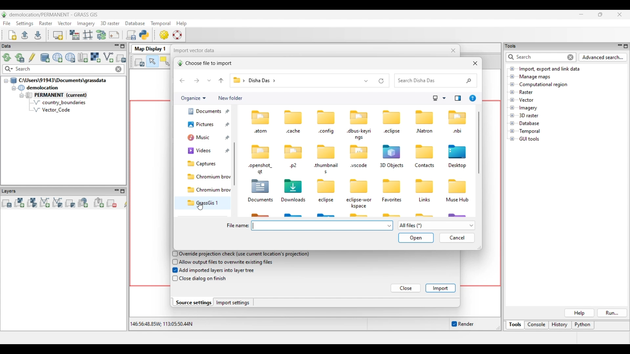 The height and width of the screenshot is (354, 630). I want to click on Contacts, so click(425, 166).